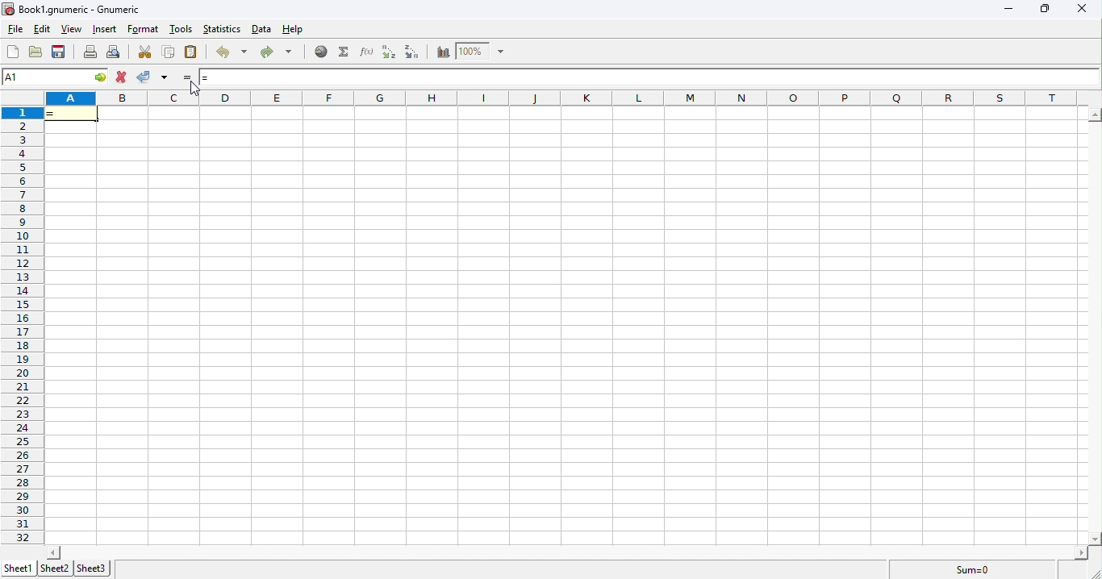  I want to click on maximize, so click(1044, 9).